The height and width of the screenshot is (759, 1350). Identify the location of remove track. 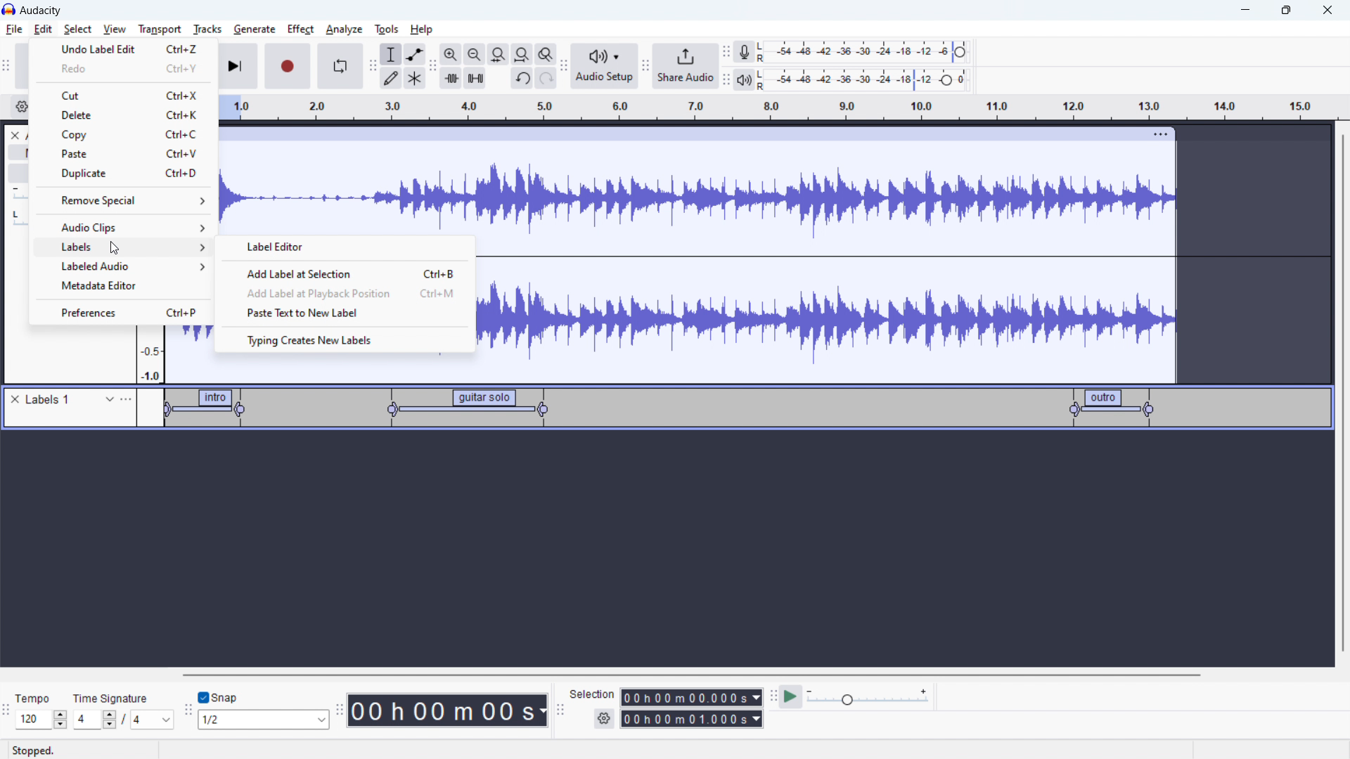
(15, 135).